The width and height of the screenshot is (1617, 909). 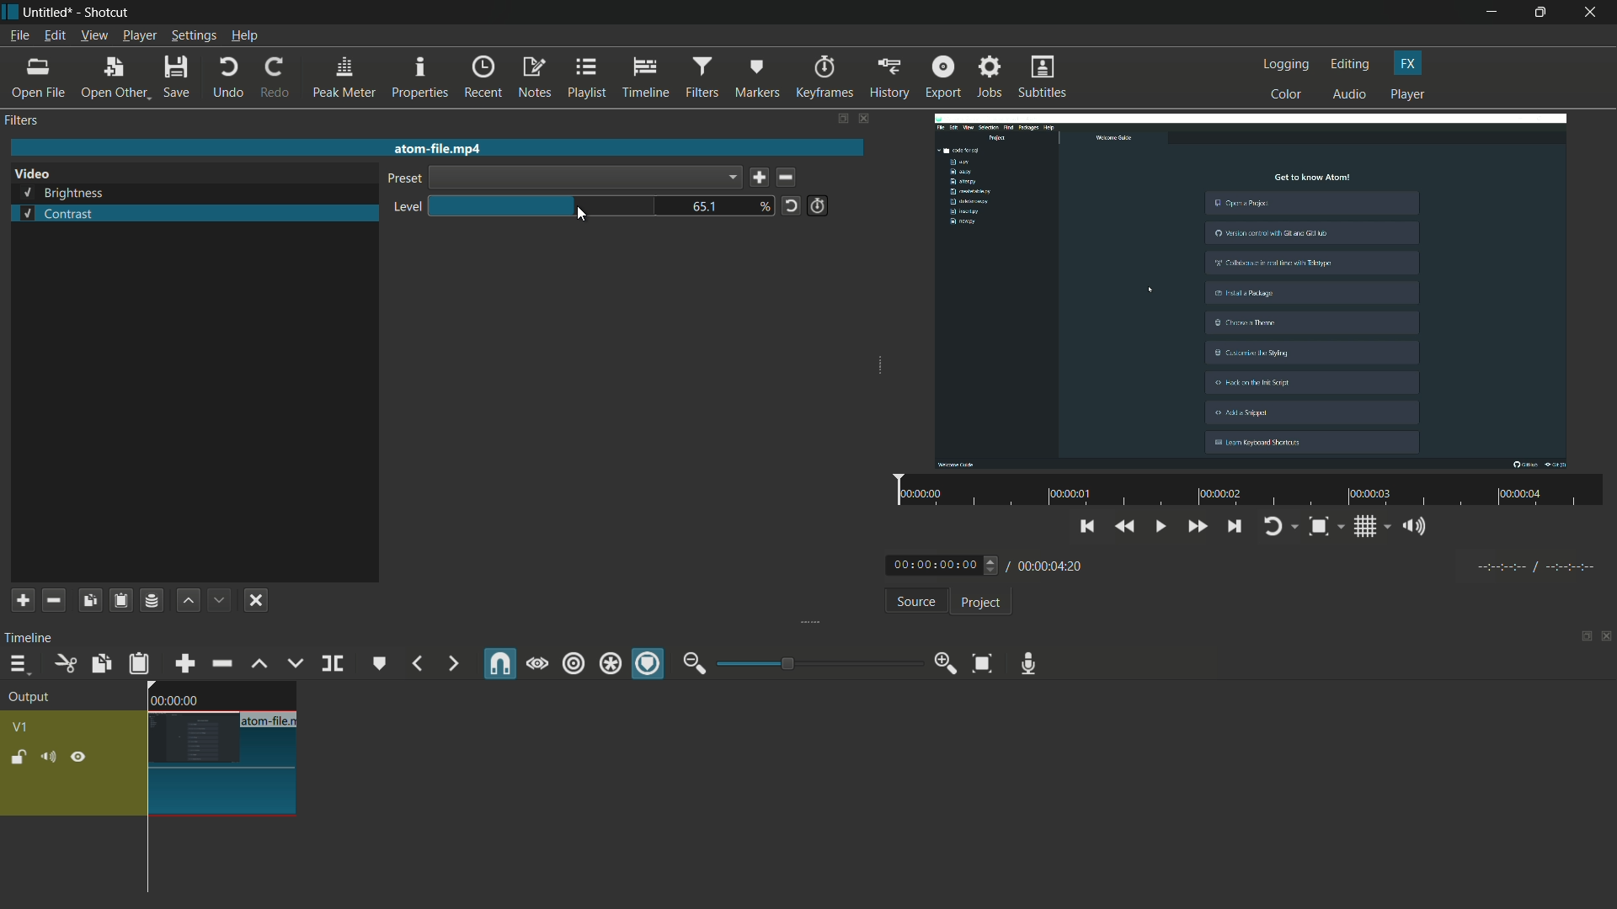 I want to click on color, so click(x=1287, y=93).